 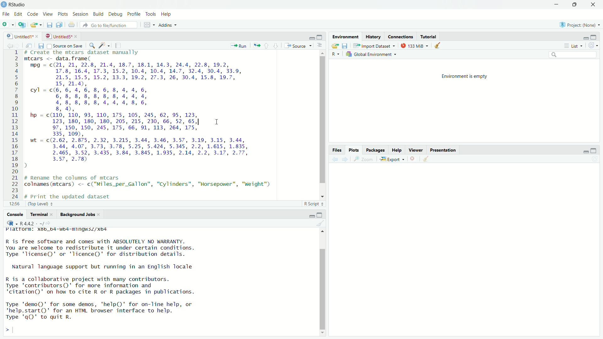 What do you see at coordinates (374, 36) in the screenshot?
I see `History` at bounding box center [374, 36].